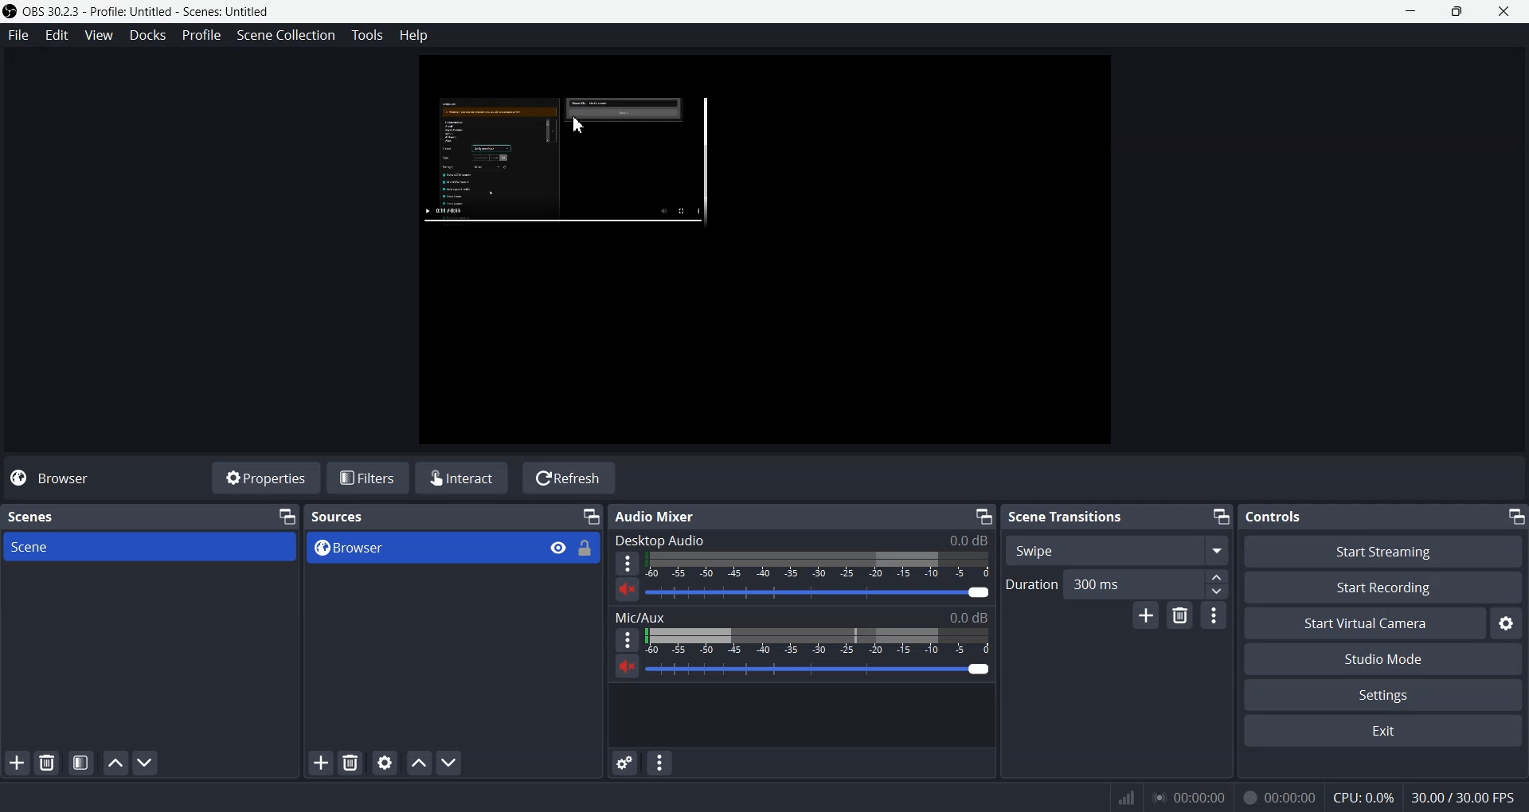 The height and width of the screenshot is (812, 1529). I want to click on Docks, so click(150, 36).